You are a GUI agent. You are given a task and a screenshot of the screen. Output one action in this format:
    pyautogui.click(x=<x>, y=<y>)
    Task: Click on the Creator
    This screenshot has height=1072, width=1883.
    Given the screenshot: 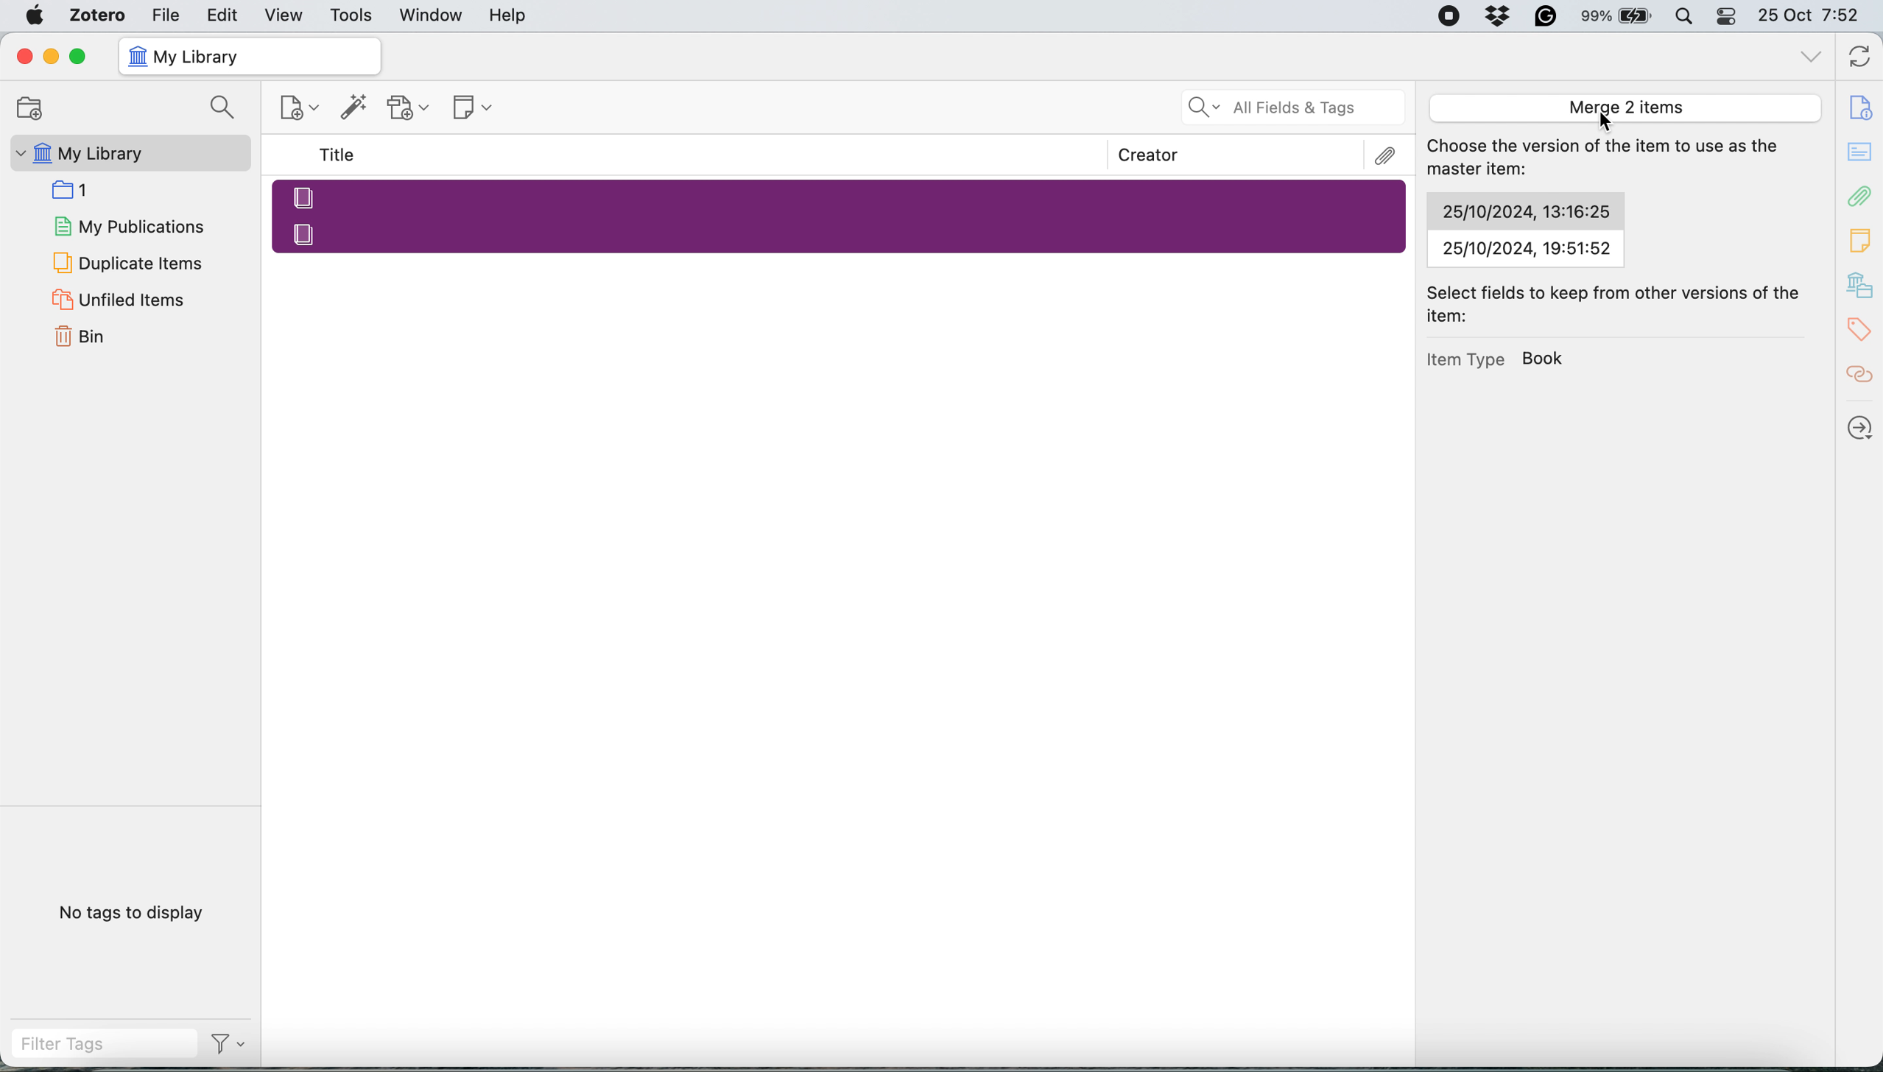 What is the action you would take?
    pyautogui.click(x=1149, y=155)
    